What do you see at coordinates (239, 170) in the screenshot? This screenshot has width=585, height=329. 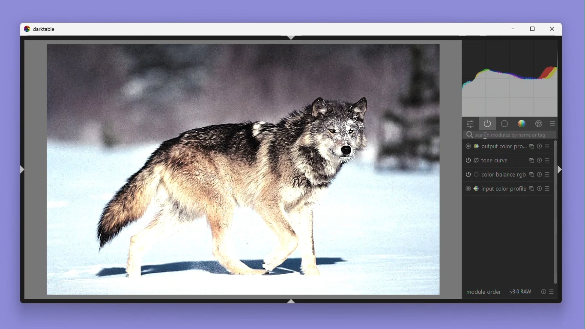 I see `Image` at bounding box center [239, 170].